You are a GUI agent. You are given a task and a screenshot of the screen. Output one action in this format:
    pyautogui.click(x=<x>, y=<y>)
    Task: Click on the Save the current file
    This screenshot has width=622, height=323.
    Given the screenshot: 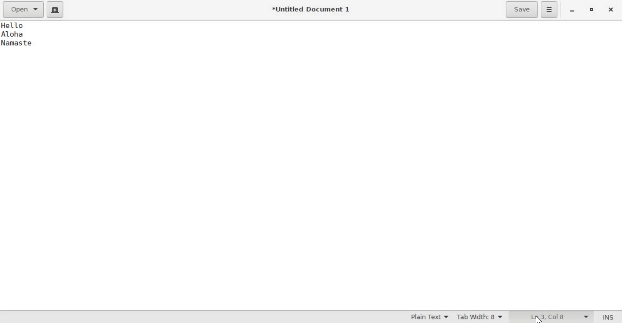 What is the action you would take?
    pyautogui.click(x=522, y=10)
    